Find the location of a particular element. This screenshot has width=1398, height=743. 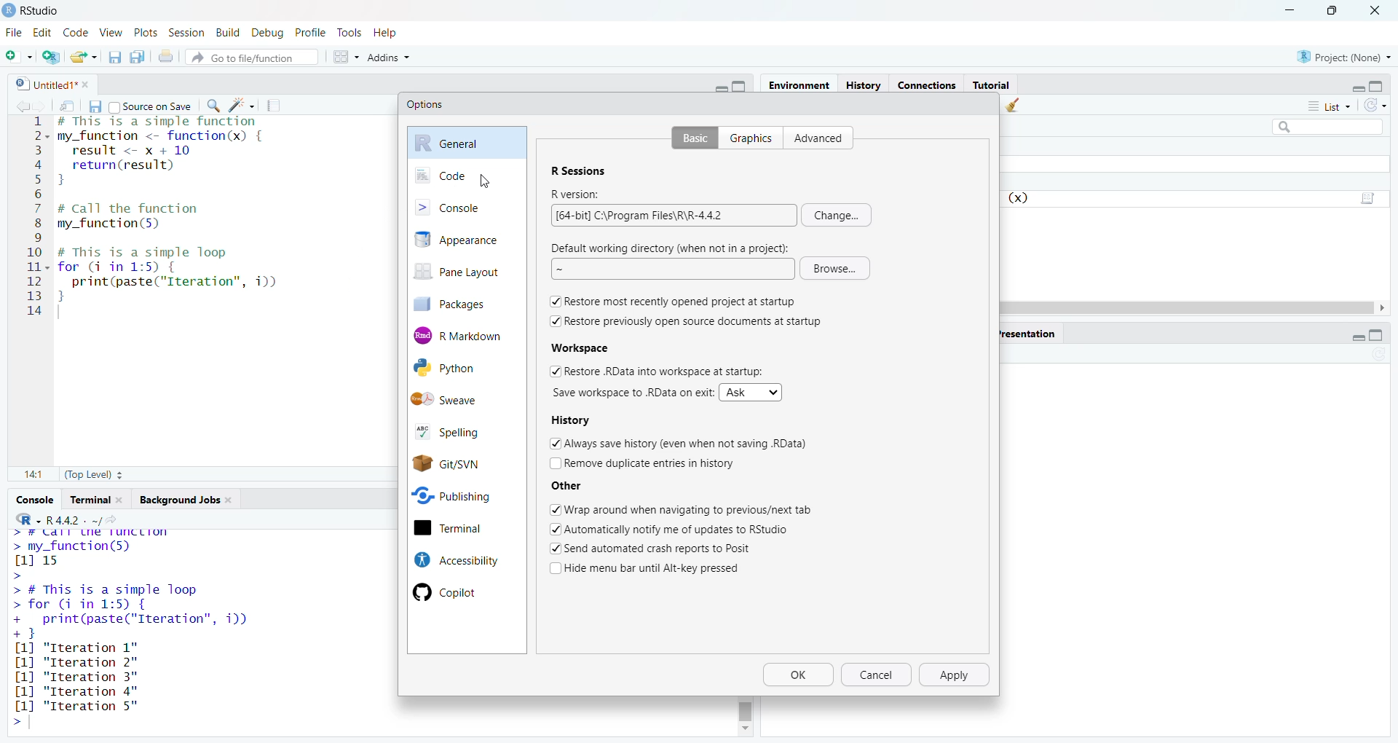

save all open documents is located at coordinates (138, 57).